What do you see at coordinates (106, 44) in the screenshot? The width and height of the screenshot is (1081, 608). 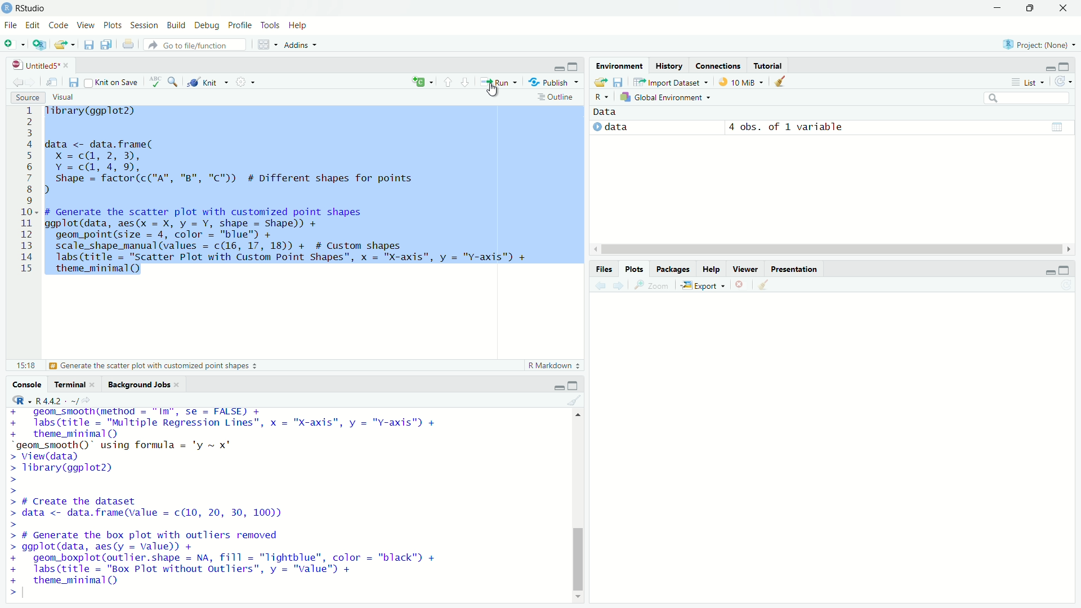 I see `Save all open documents` at bounding box center [106, 44].